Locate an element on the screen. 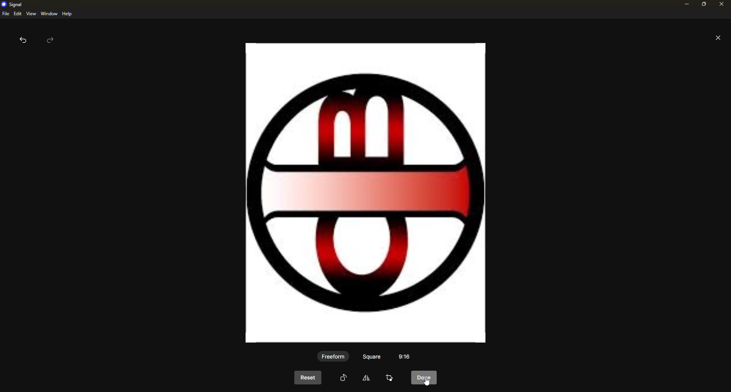 Image resolution: width=731 pixels, height=392 pixels. help is located at coordinates (67, 14).